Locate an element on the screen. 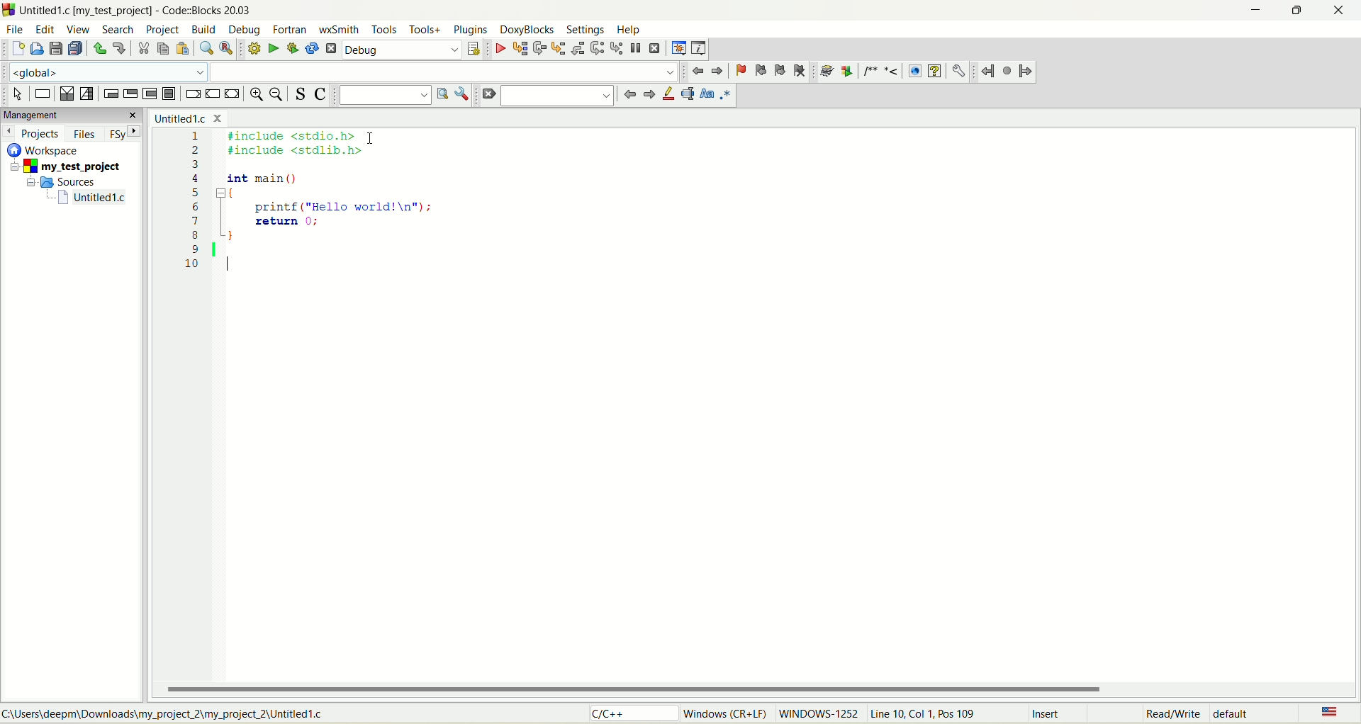 The height and width of the screenshot is (724, 1361). tools is located at coordinates (386, 30).